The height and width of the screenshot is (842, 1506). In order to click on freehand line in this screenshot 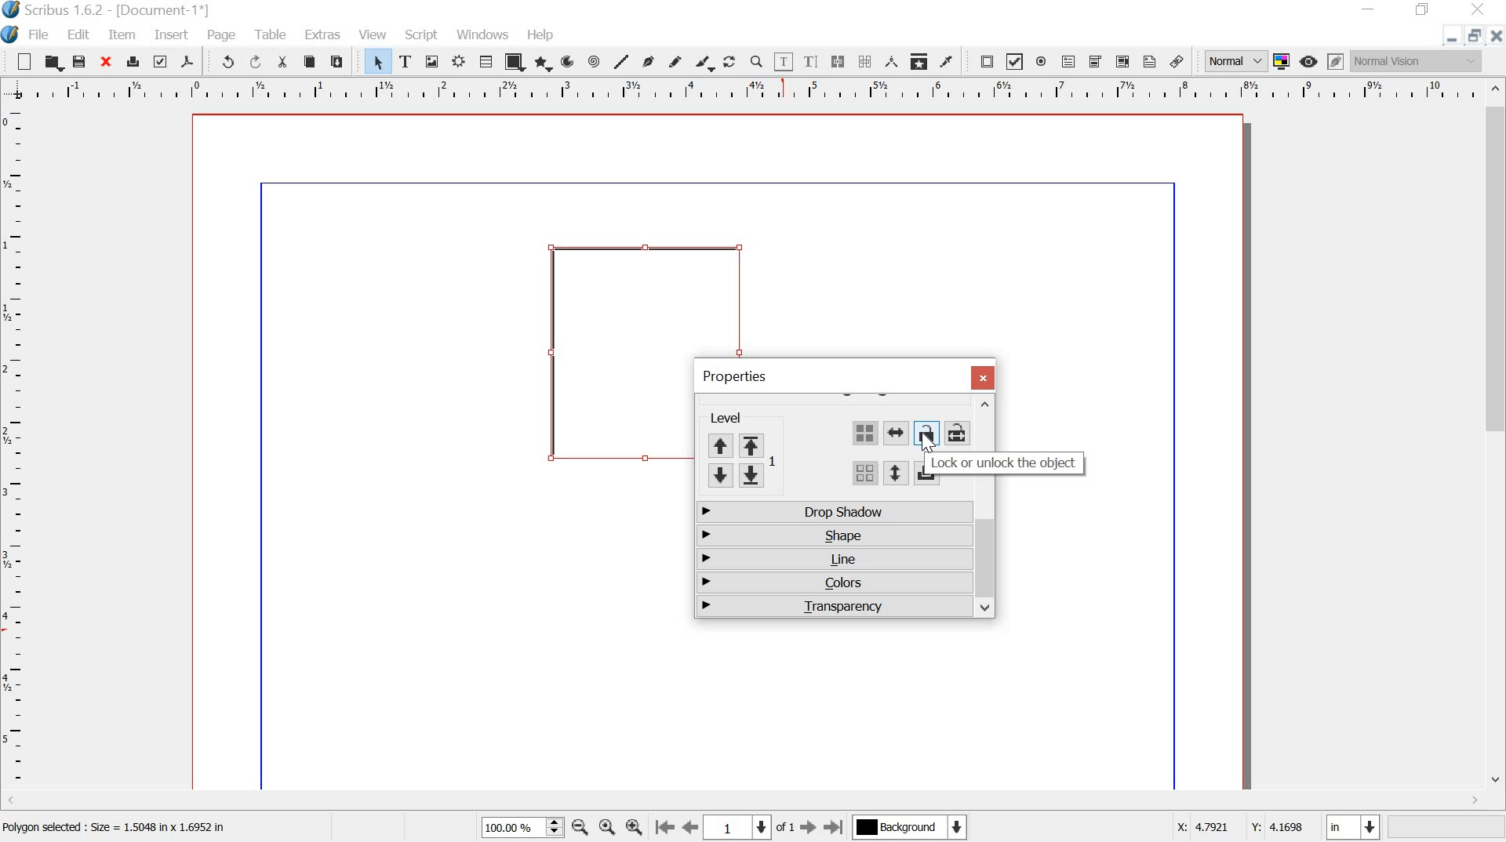, I will do `click(678, 63)`.